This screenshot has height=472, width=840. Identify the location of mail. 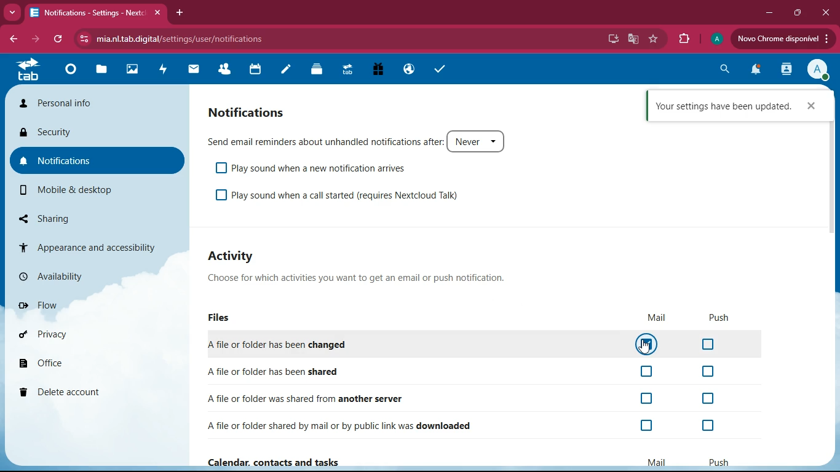
(657, 318).